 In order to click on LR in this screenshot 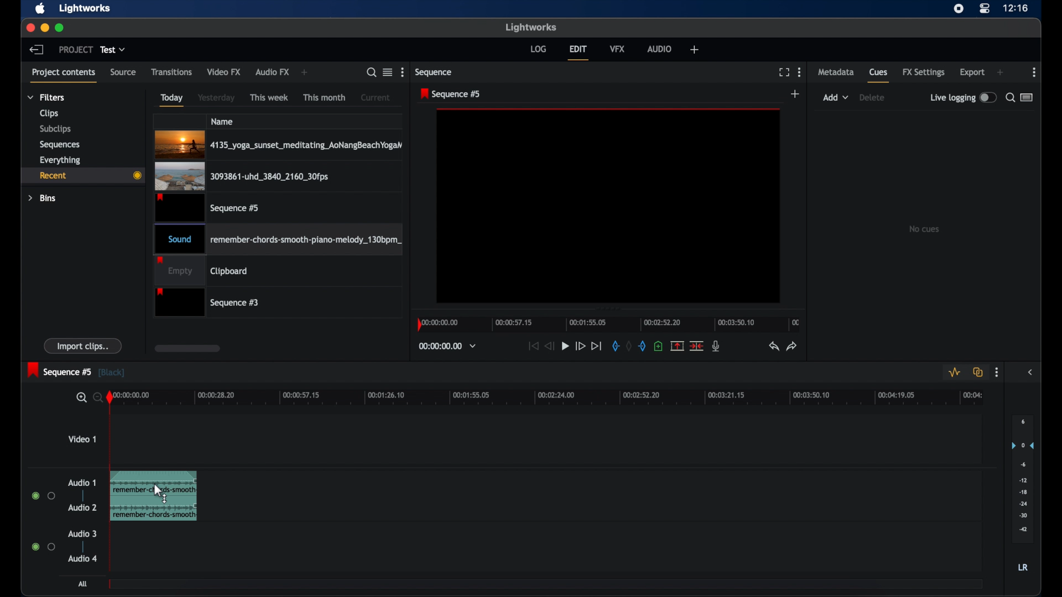, I will do `click(1023, 567)`.